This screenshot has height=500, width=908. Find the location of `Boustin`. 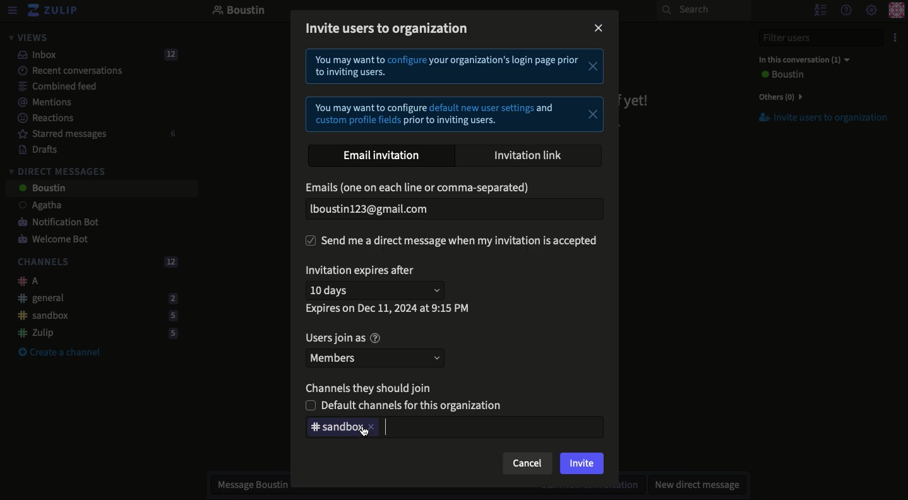

Boustin is located at coordinates (239, 11).